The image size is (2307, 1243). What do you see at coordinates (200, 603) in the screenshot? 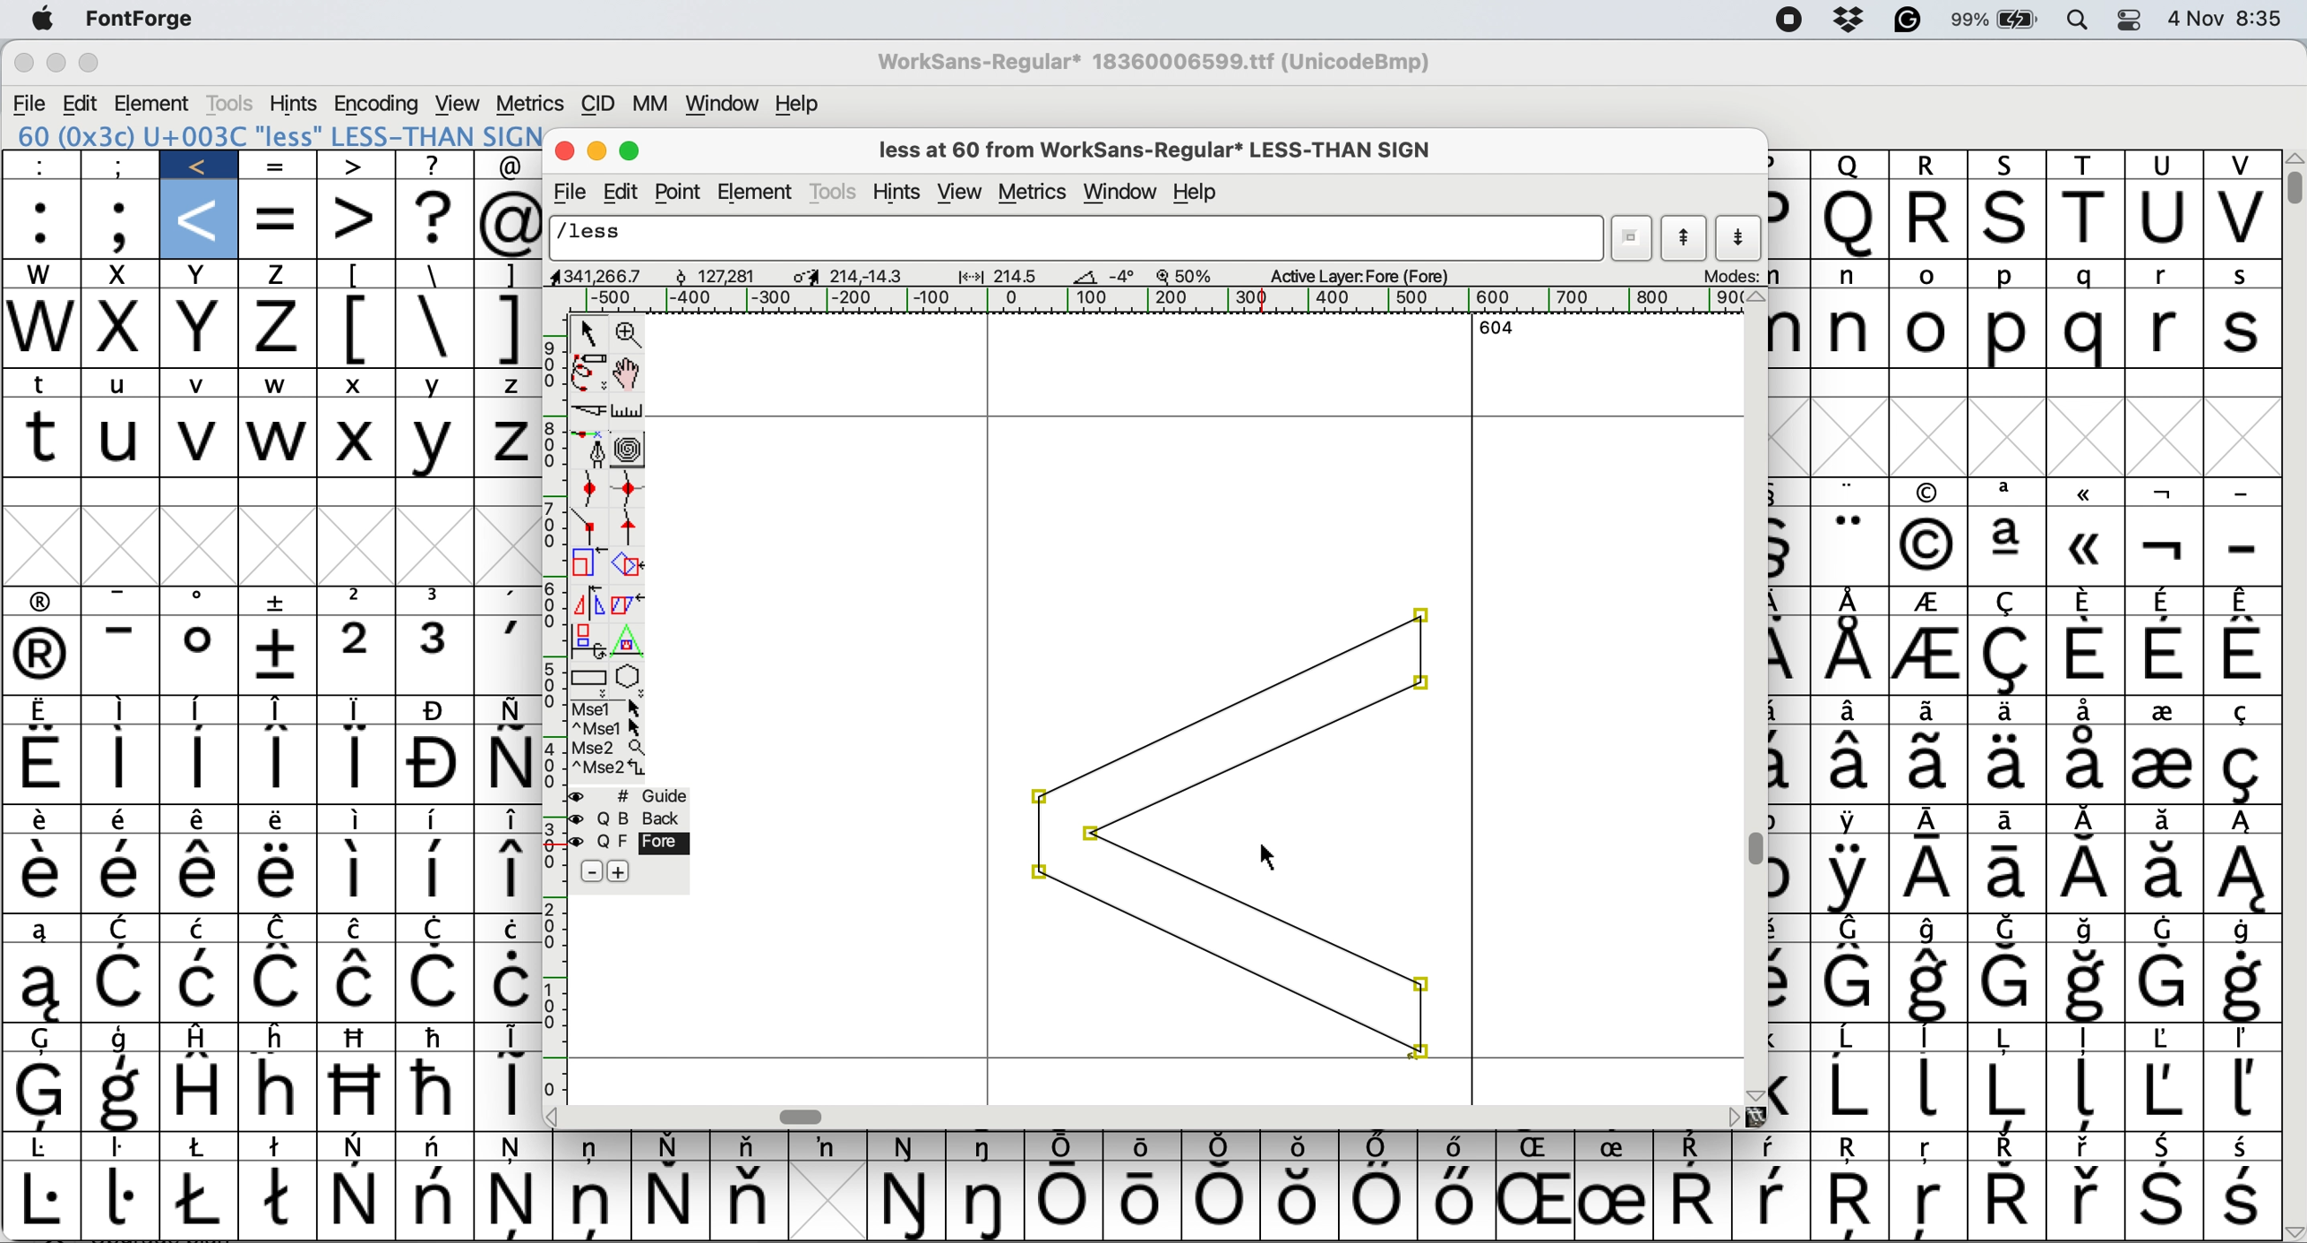
I see `Symbol` at bounding box center [200, 603].